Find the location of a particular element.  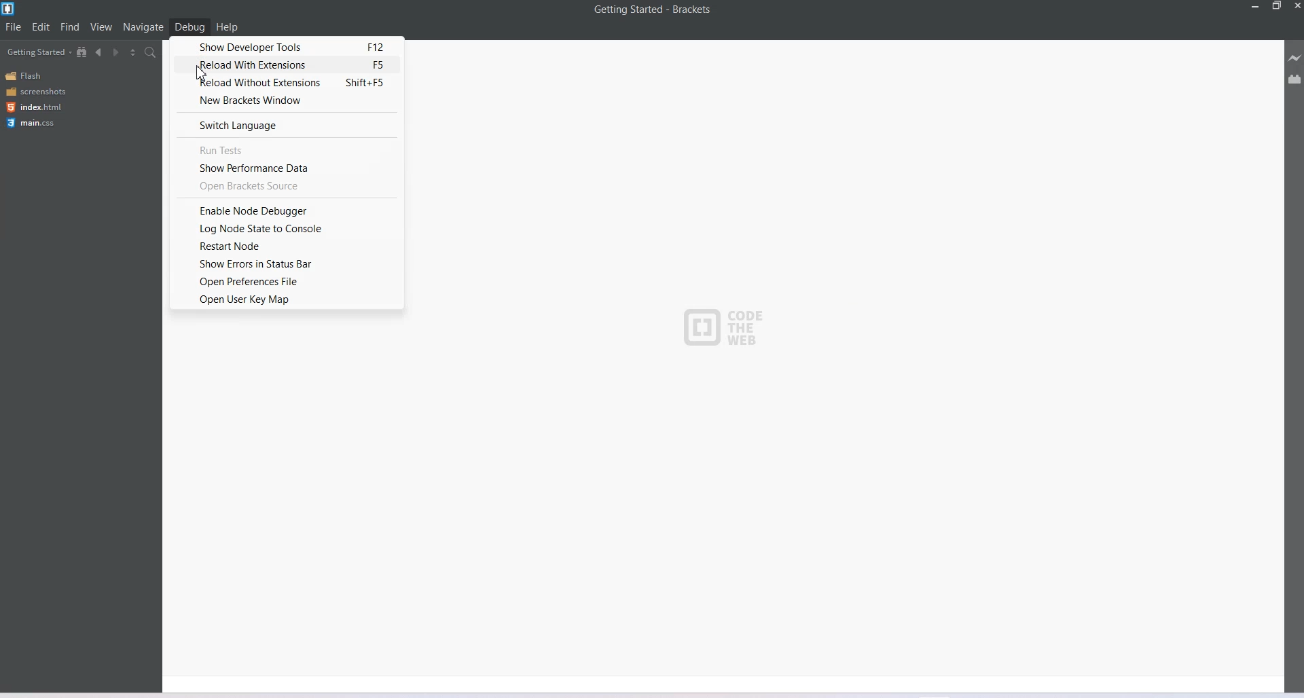

File is located at coordinates (13, 26).